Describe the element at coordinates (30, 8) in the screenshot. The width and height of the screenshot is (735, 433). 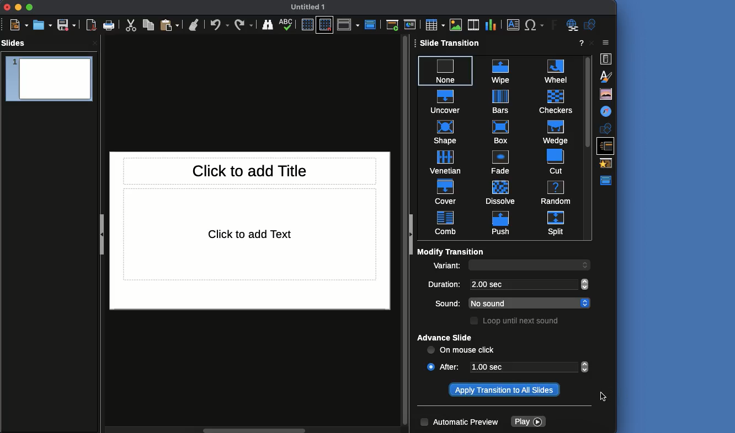
I see `Maximize` at that location.